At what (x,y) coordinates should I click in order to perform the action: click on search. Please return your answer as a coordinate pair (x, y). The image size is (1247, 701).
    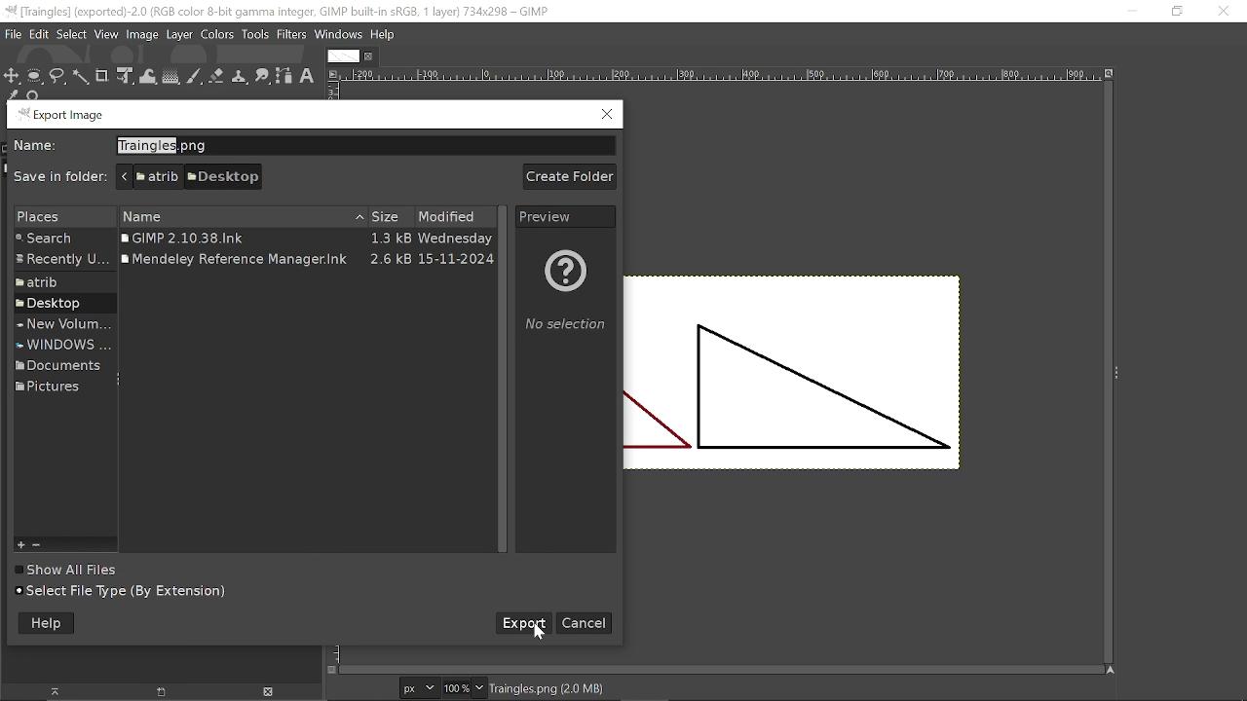
    Looking at the image, I should click on (62, 240).